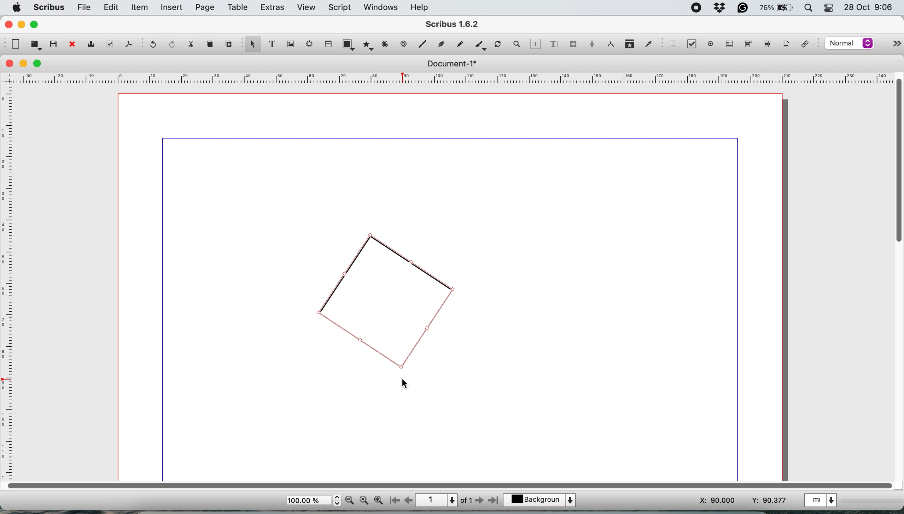 This screenshot has height=514, width=904. What do you see at coordinates (444, 500) in the screenshot?
I see `page 1 of 1` at bounding box center [444, 500].